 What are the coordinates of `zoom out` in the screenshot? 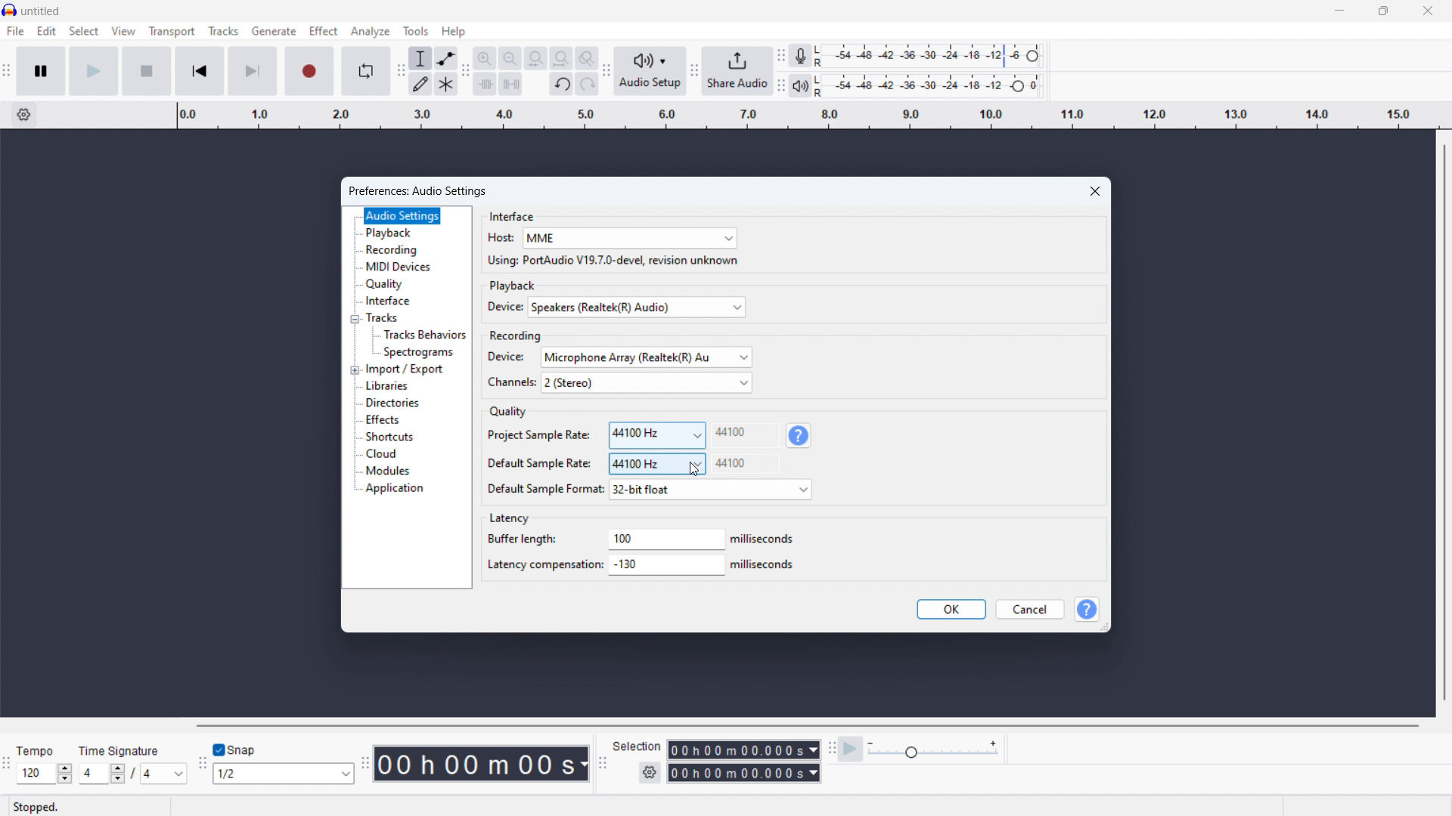 It's located at (510, 59).